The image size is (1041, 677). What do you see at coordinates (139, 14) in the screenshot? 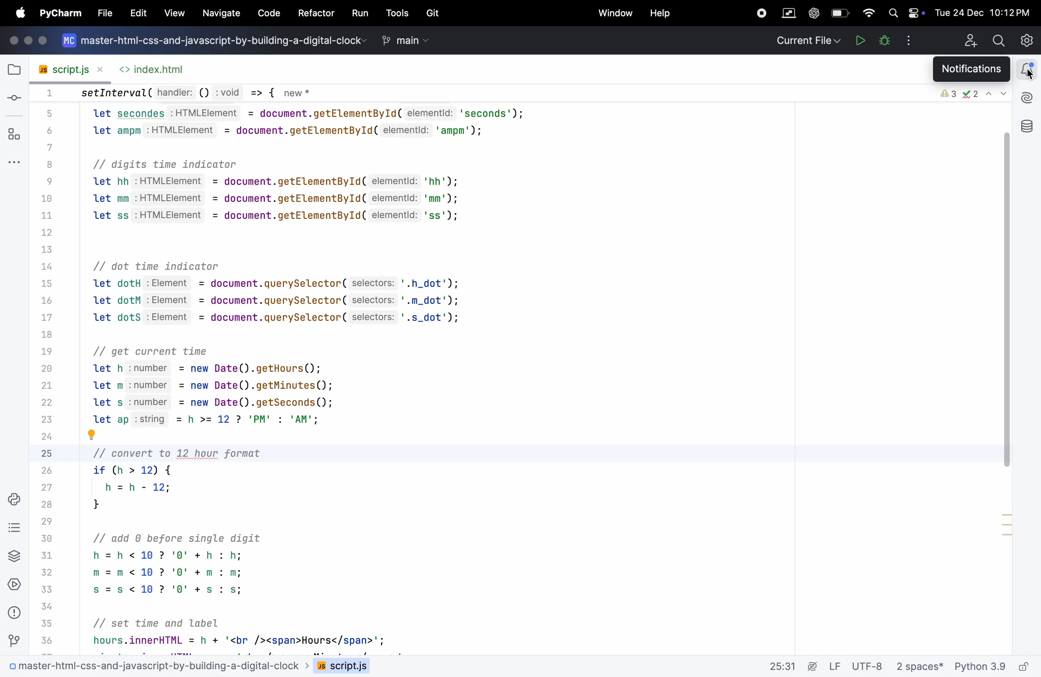
I see `EDIT` at bounding box center [139, 14].